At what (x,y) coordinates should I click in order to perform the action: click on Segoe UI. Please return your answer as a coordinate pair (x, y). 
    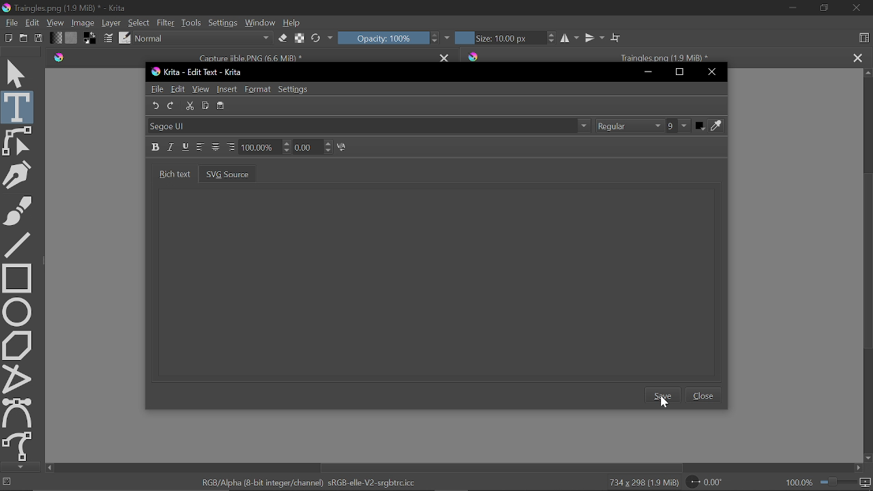
    Looking at the image, I should click on (370, 126).